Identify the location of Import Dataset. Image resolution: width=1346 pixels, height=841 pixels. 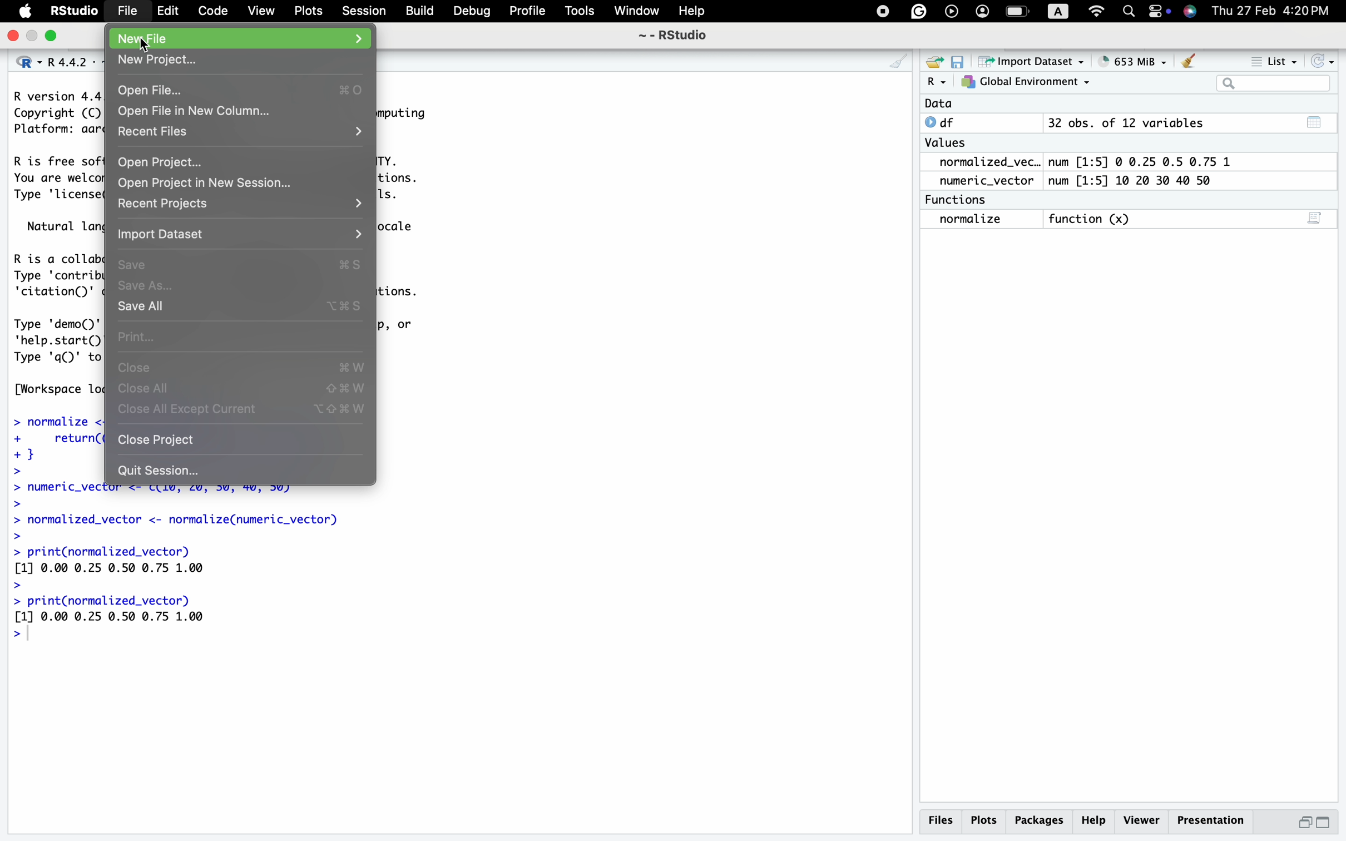
(1034, 61).